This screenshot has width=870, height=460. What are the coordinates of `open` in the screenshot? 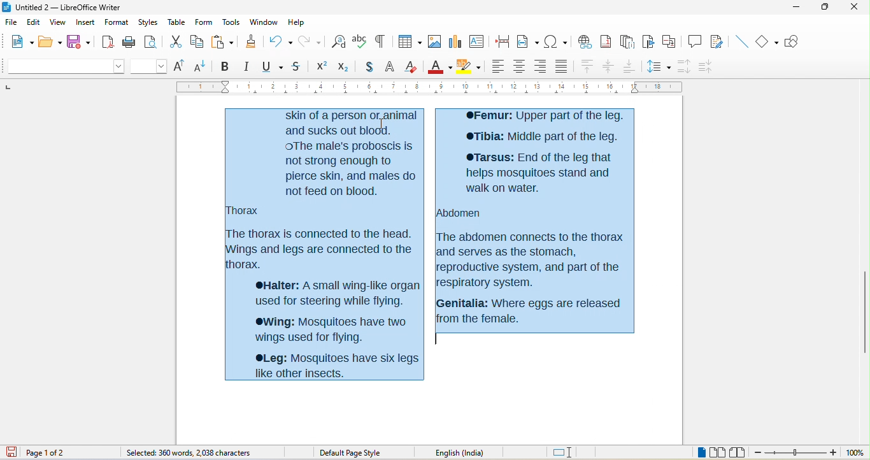 It's located at (50, 41).